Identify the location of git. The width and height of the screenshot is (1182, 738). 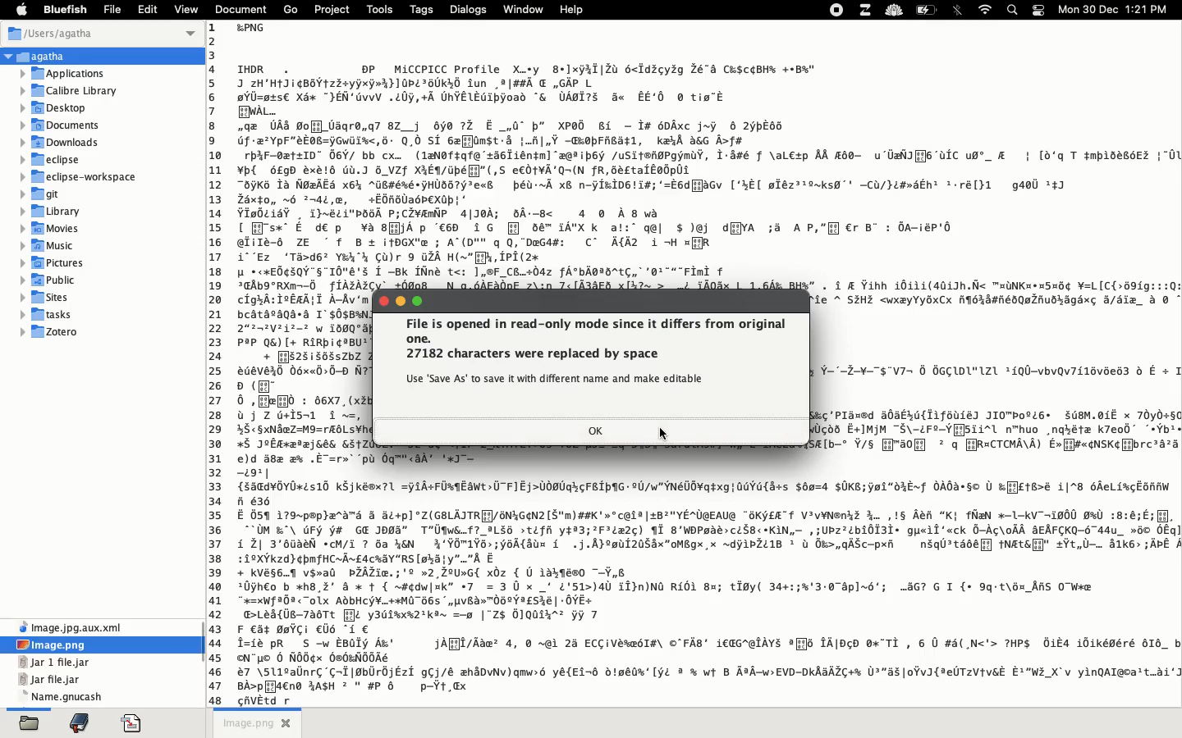
(40, 193).